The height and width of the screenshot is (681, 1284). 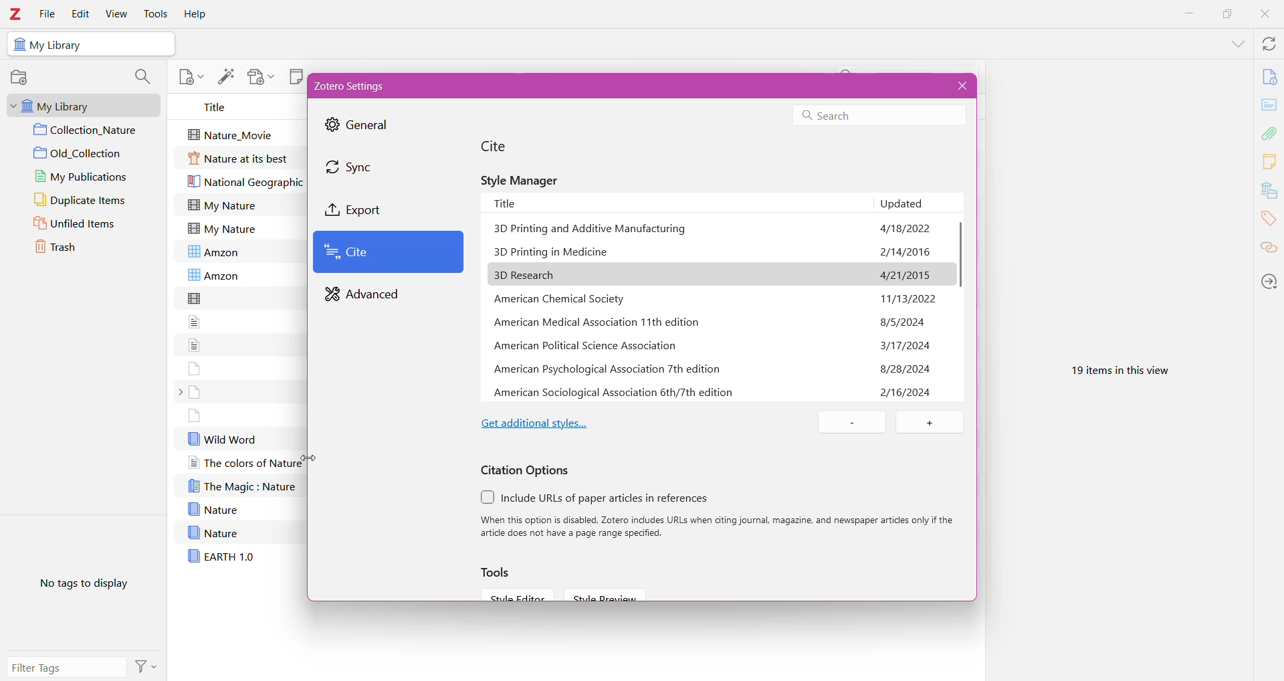 I want to click on Include URLs of paper articles in references, so click(x=609, y=498).